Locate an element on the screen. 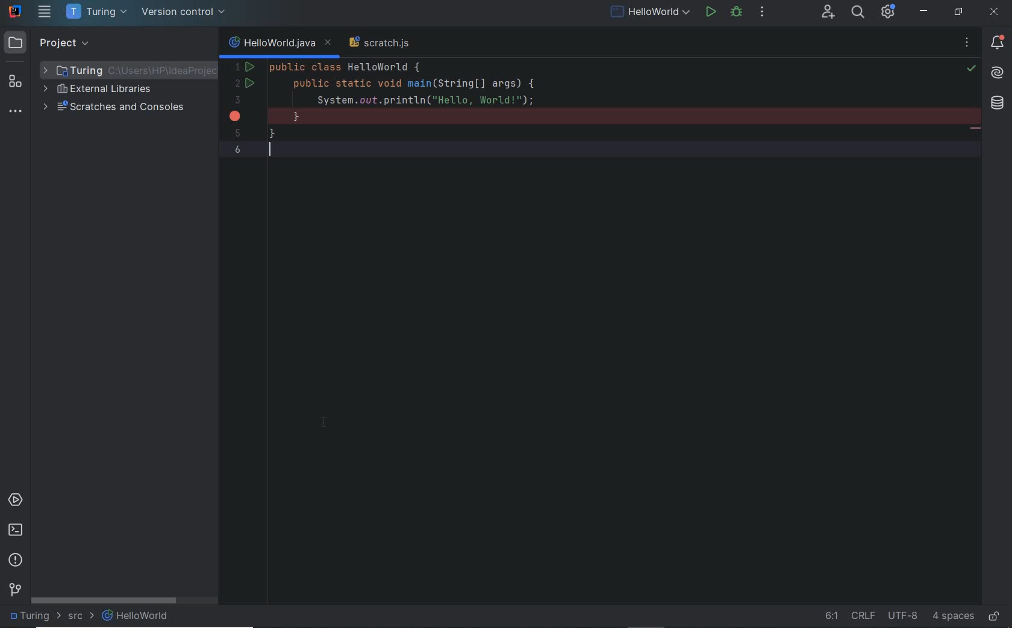  file name is located at coordinates (270, 44).